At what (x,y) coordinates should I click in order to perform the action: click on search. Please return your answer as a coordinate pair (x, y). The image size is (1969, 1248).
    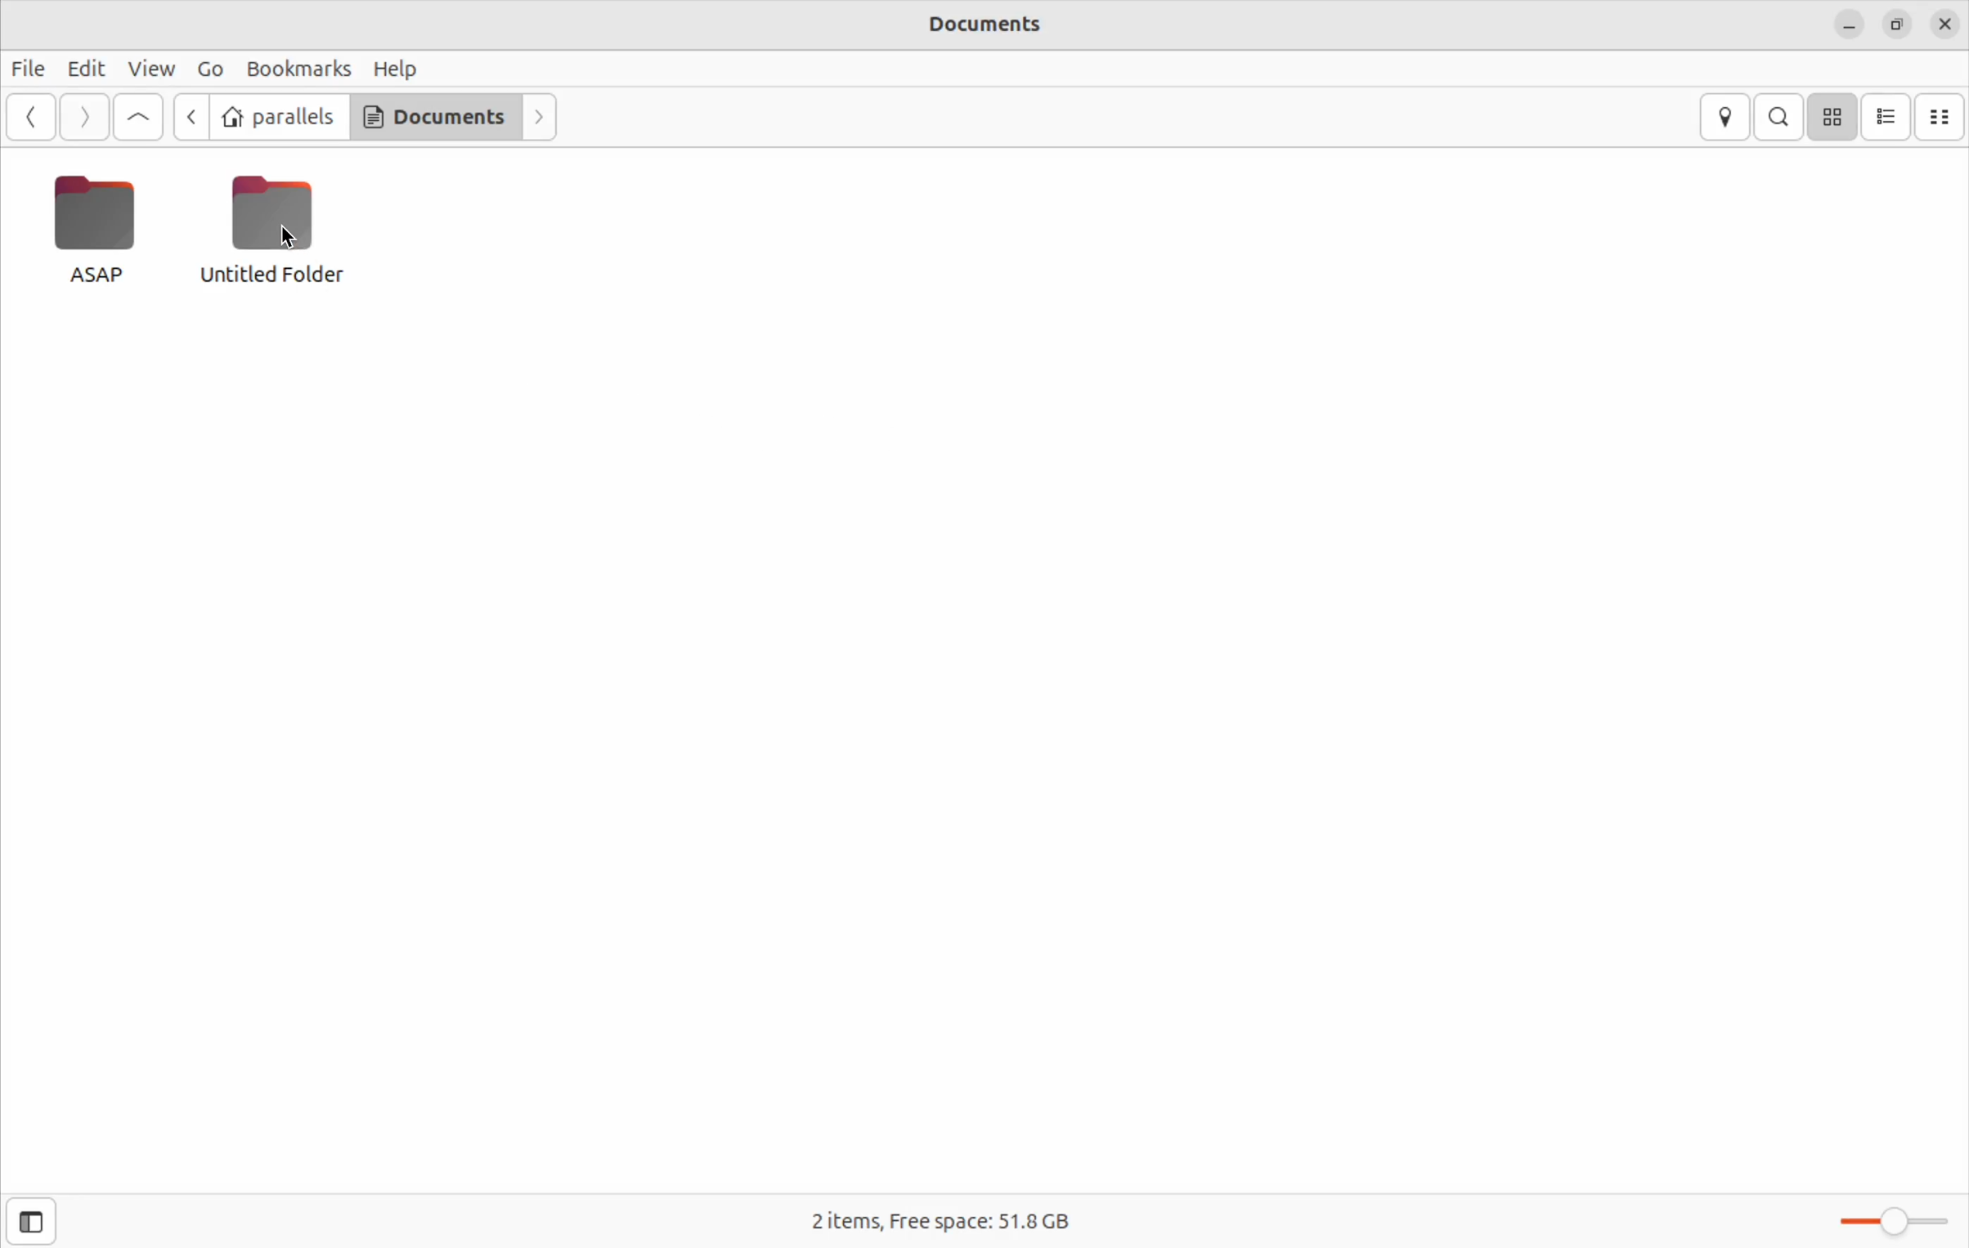
    Looking at the image, I should click on (1783, 116).